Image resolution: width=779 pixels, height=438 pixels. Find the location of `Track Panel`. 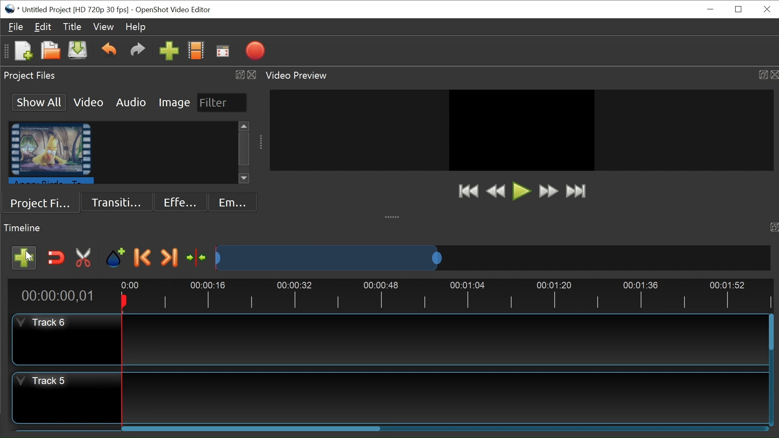

Track Panel is located at coordinates (443, 339).